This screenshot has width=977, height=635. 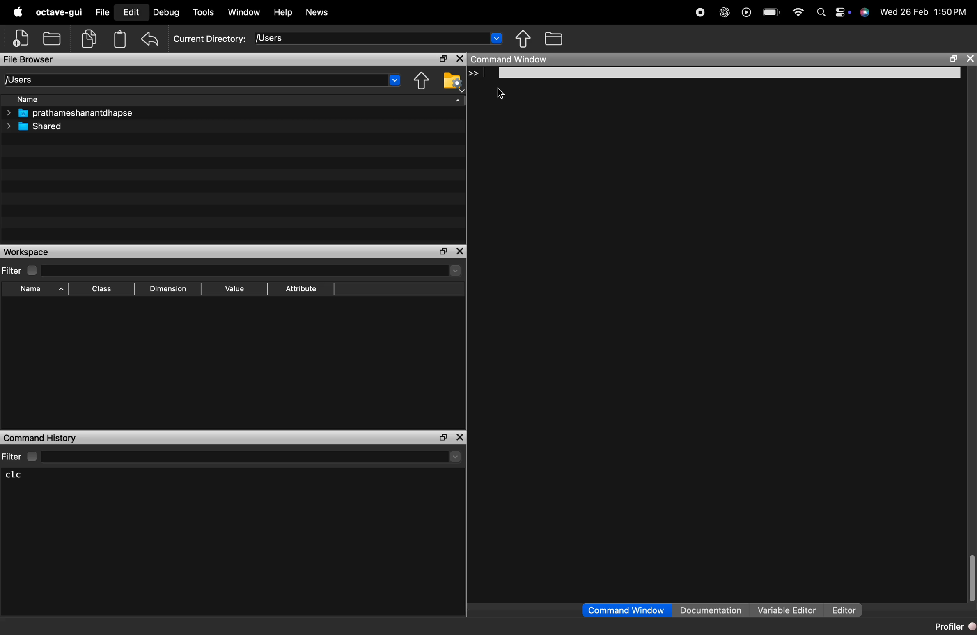 What do you see at coordinates (210, 39) in the screenshot?
I see `Current Directory:` at bounding box center [210, 39].